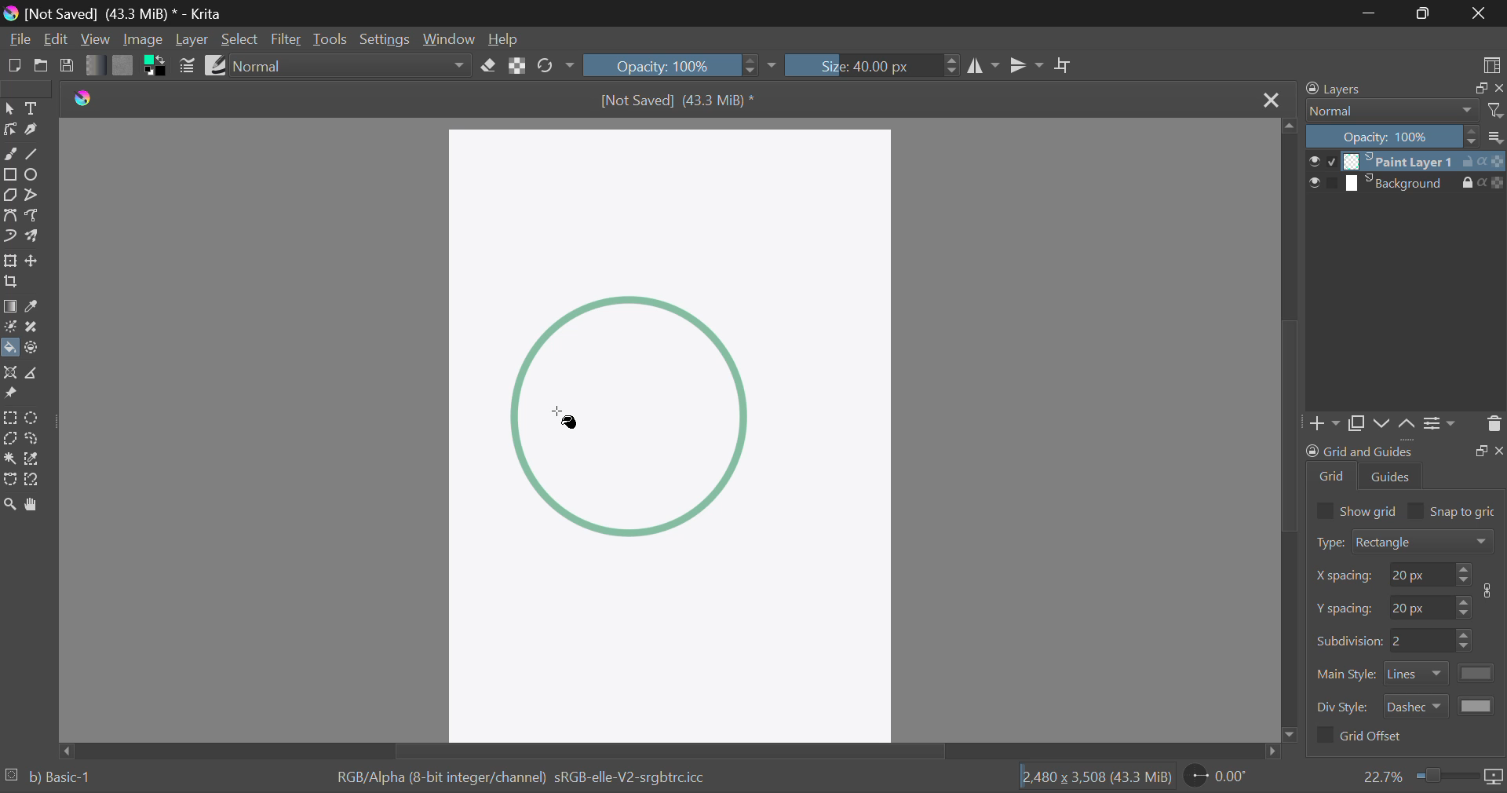  What do you see at coordinates (31, 108) in the screenshot?
I see `Text` at bounding box center [31, 108].